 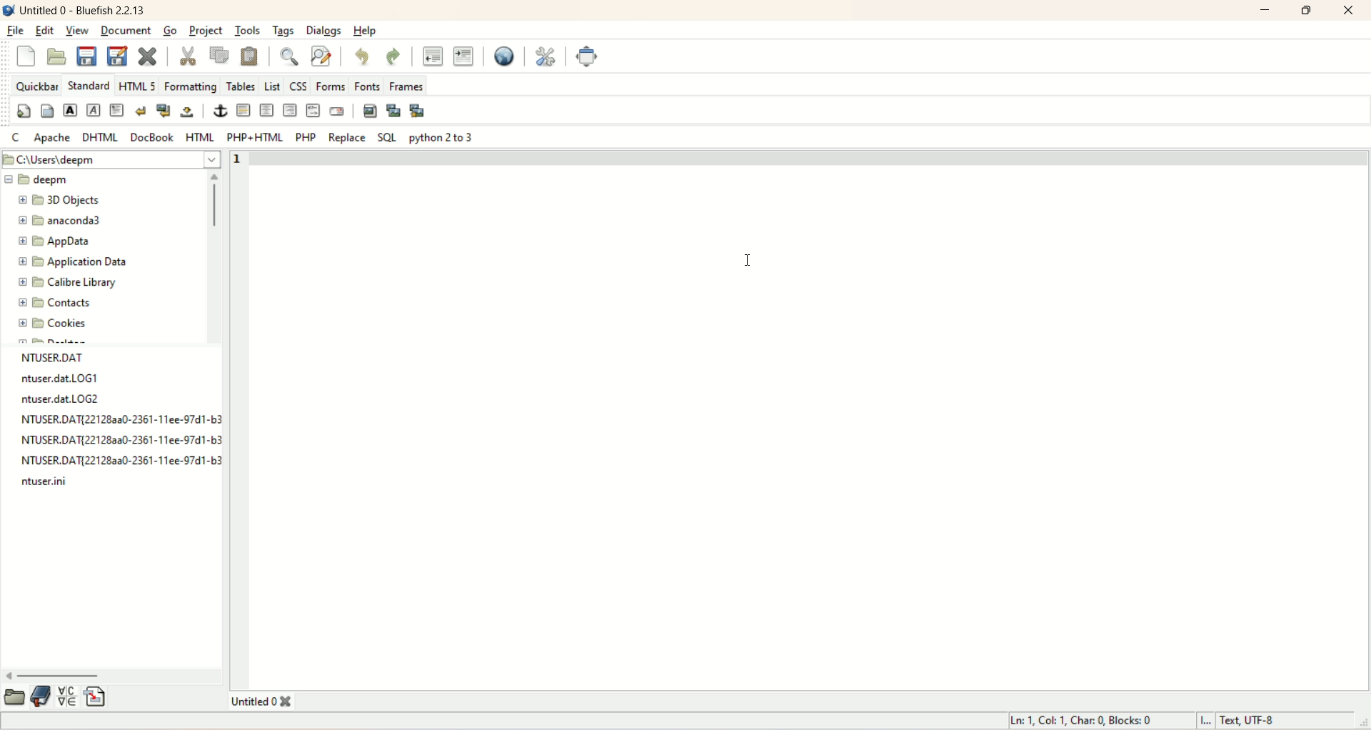 What do you see at coordinates (394, 55) in the screenshot?
I see `redo` at bounding box center [394, 55].